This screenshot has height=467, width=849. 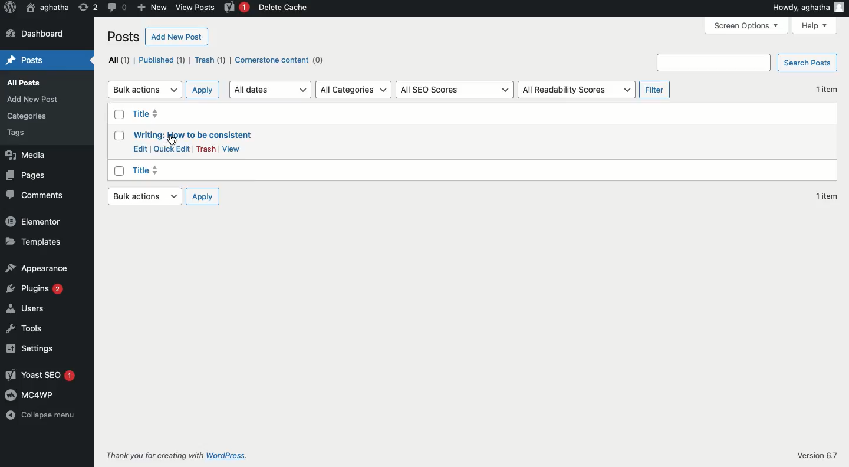 I want to click on Pages, so click(x=27, y=175).